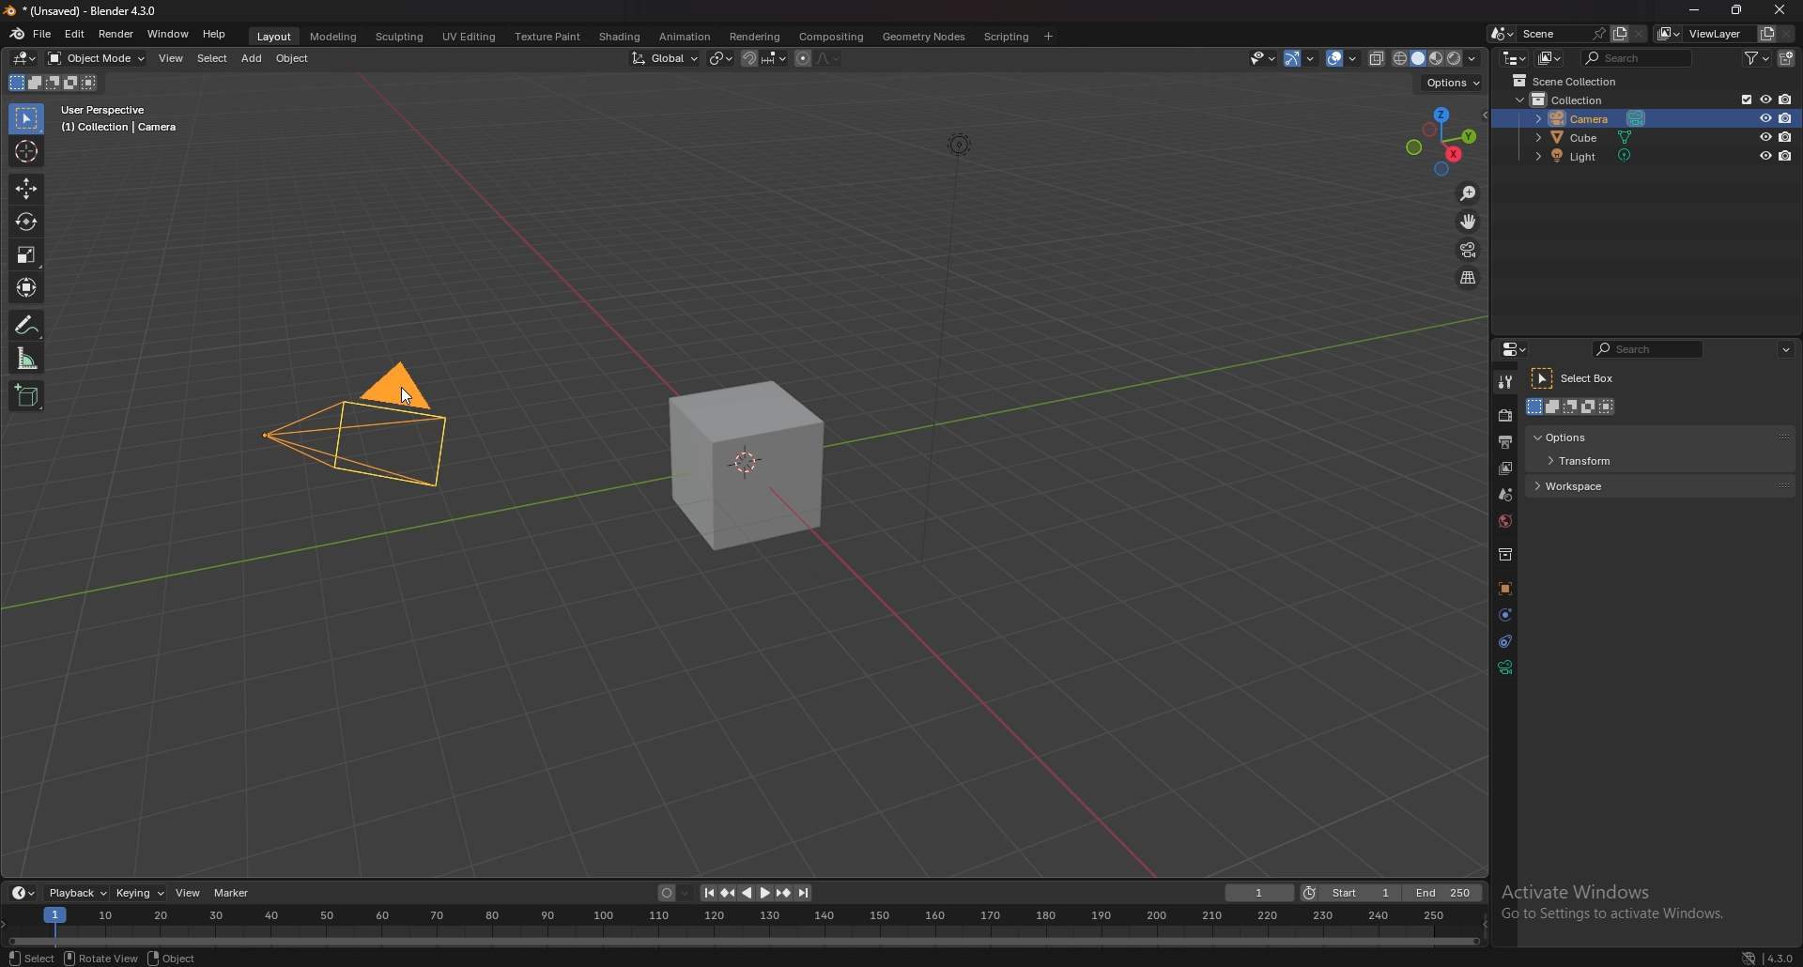 This screenshot has height=967, width=1803. What do you see at coordinates (1503, 417) in the screenshot?
I see `render` at bounding box center [1503, 417].